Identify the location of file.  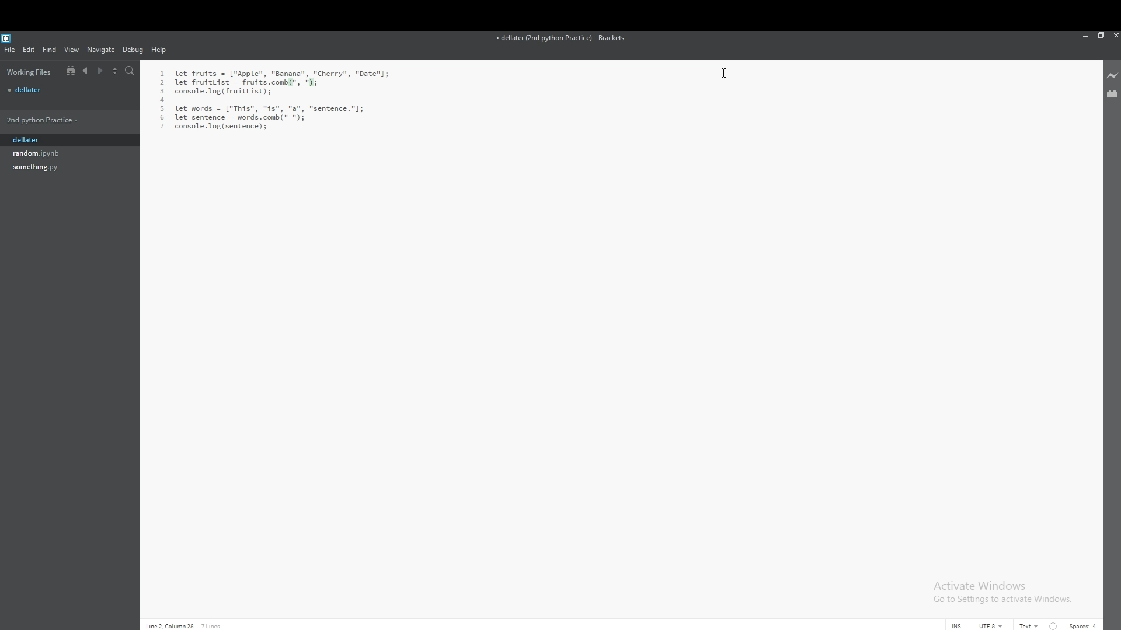
(69, 89).